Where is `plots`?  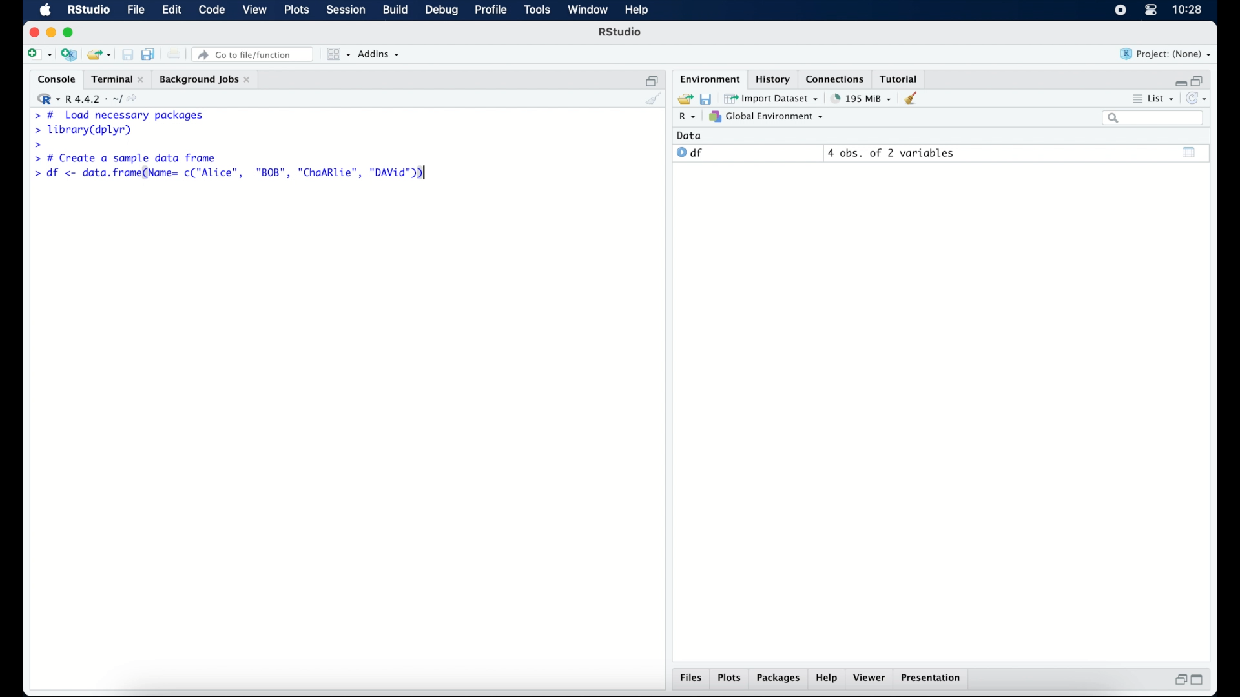
plots is located at coordinates (298, 11).